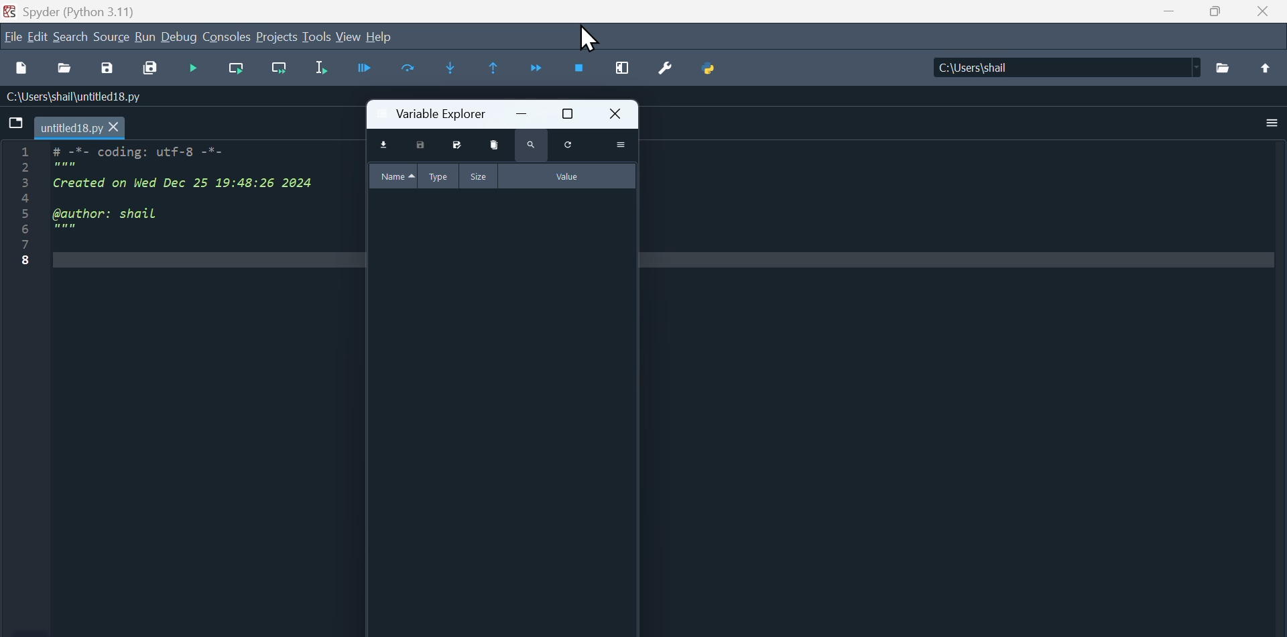  What do you see at coordinates (67, 70) in the screenshot?
I see `Open` at bounding box center [67, 70].